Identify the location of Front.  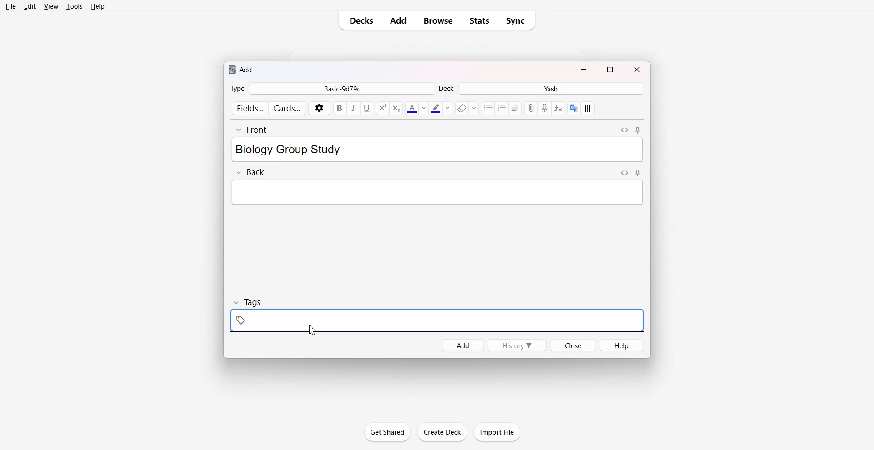
(251, 130).